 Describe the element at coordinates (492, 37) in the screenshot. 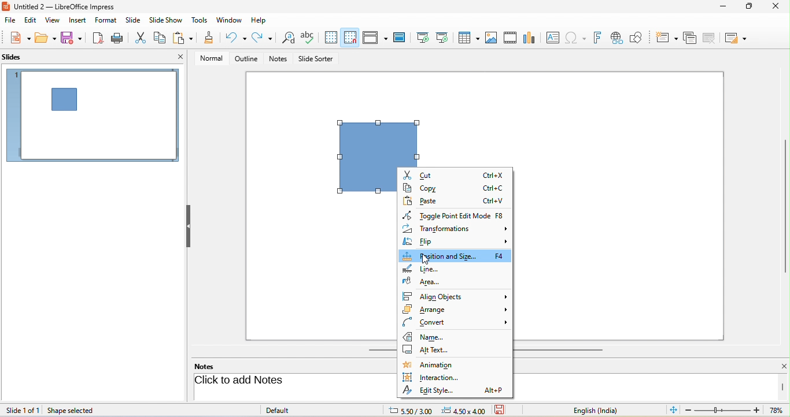

I see `image` at that location.